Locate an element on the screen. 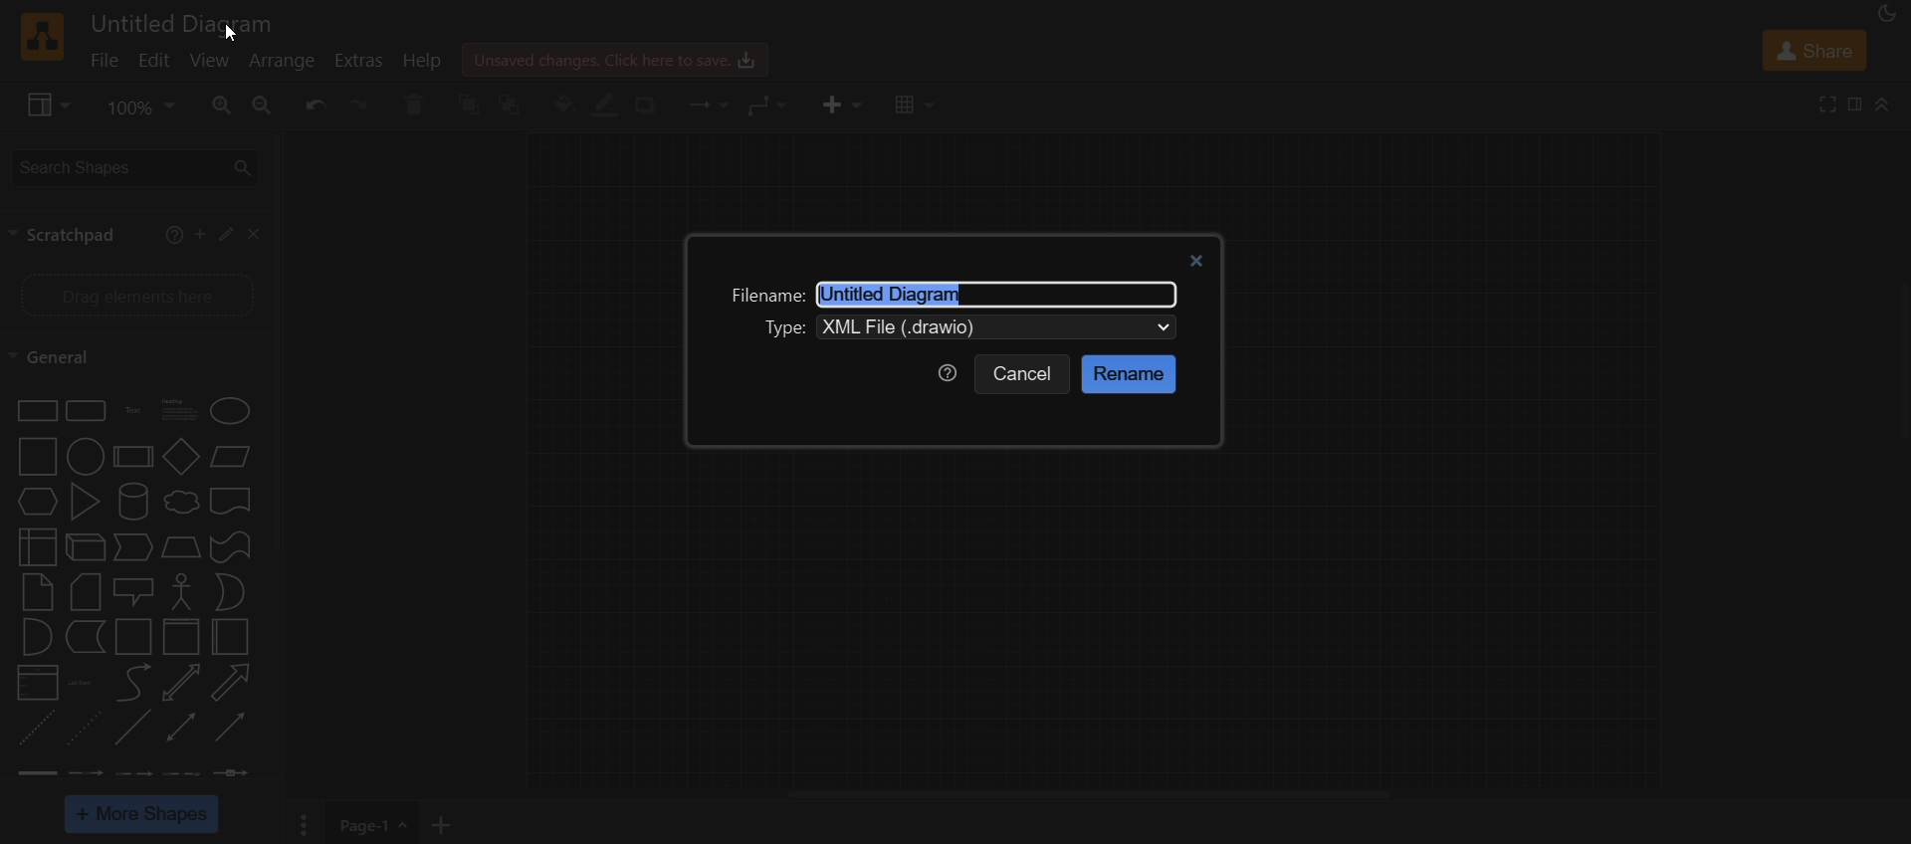  file is located at coordinates (105, 63).